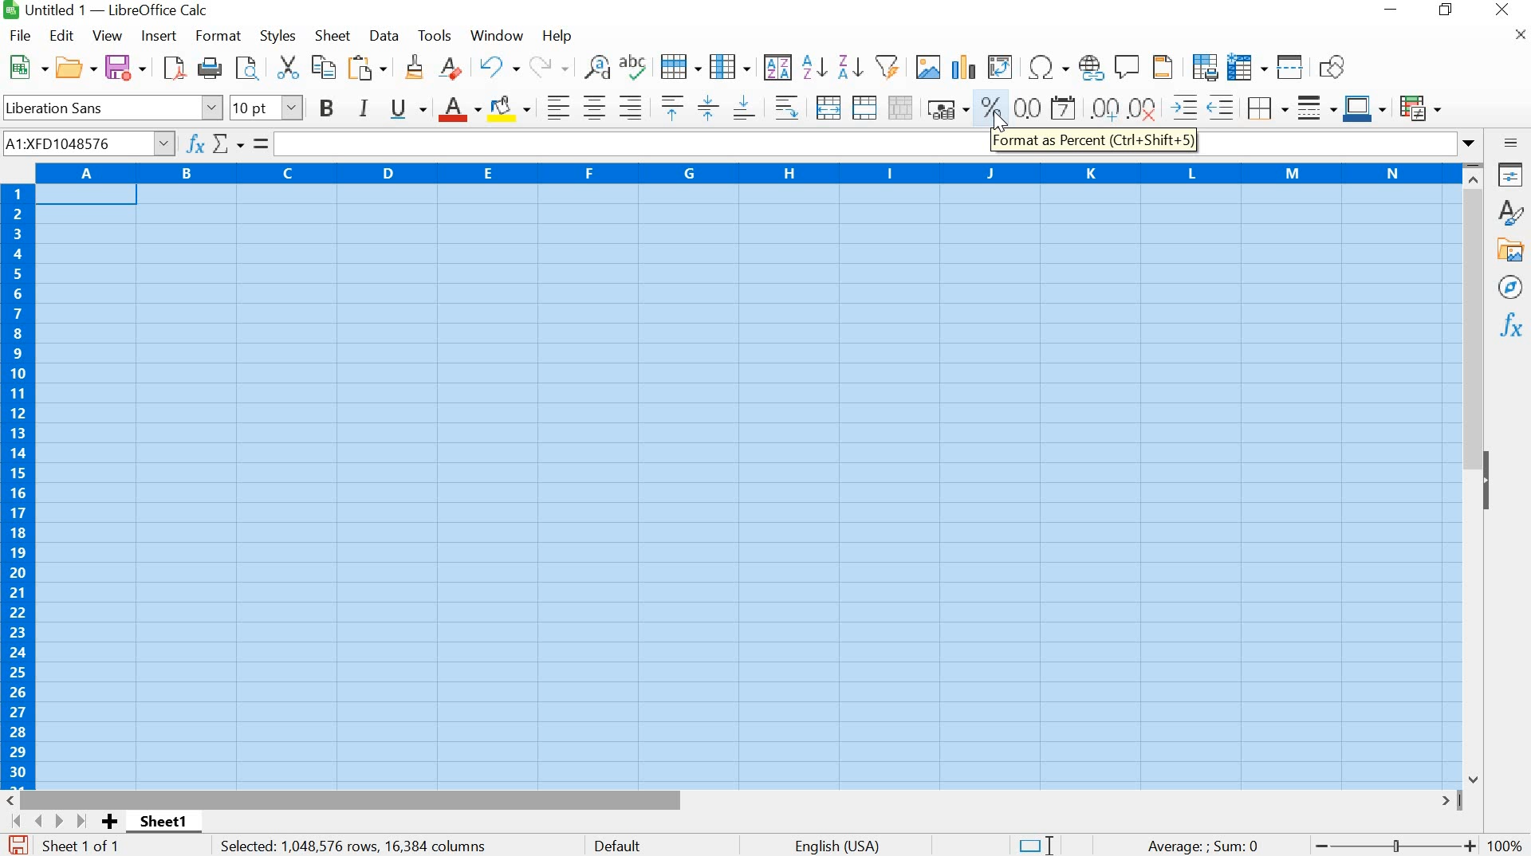 The width and height of the screenshot is (1531, 856). What do you see at coordinates (597, 67) in the screenshot?
I see `Find and Replace` at bounding box center [597, 67].